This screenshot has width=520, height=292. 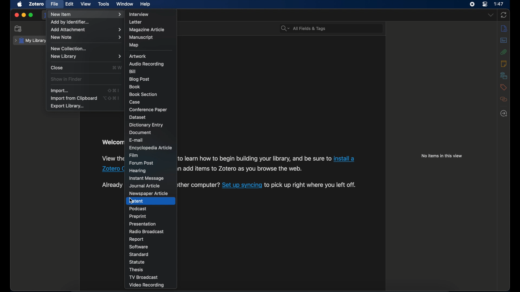 I want to click on sync, so click(x=504, y=15).